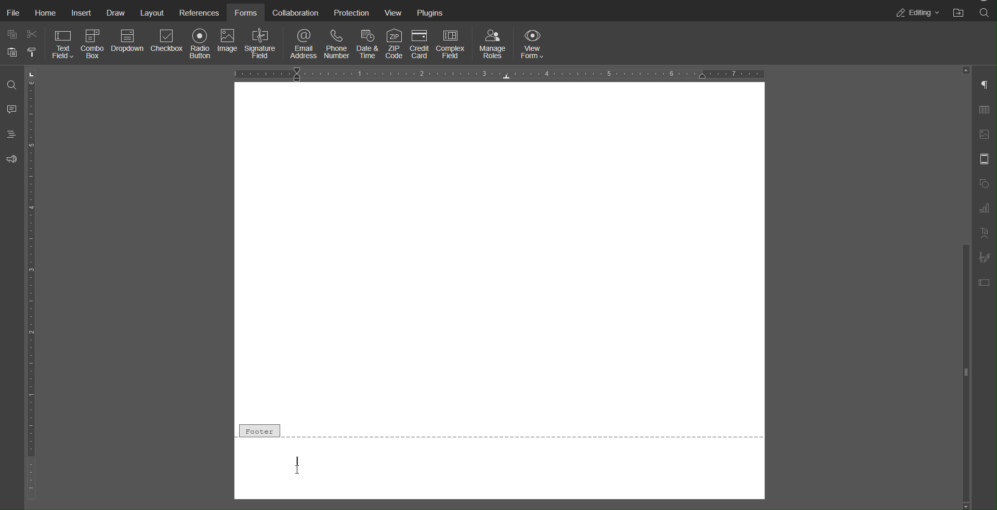 The width and height of the screenshot is (997, 510). I want to click on Image Settings, so click(985, 134).